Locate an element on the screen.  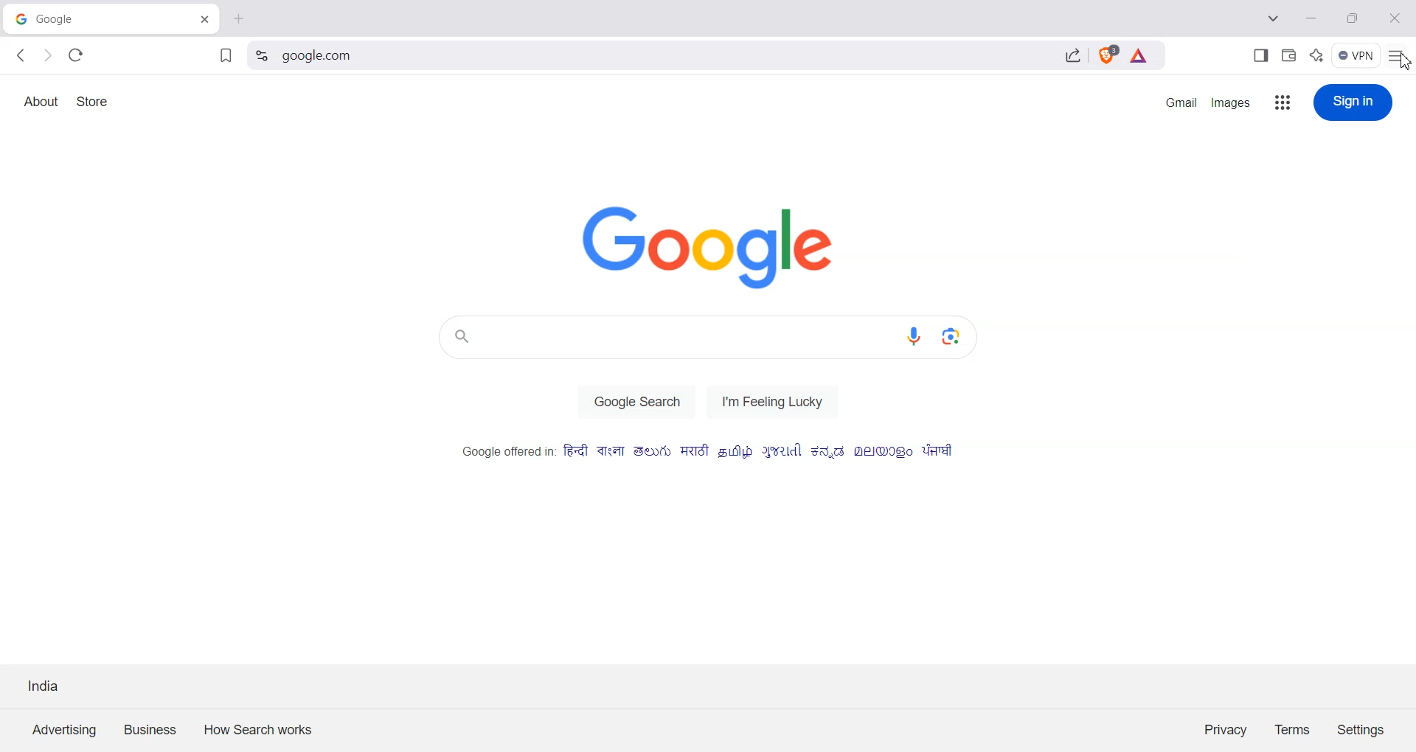
Audio is located at coordinates (918, 337).